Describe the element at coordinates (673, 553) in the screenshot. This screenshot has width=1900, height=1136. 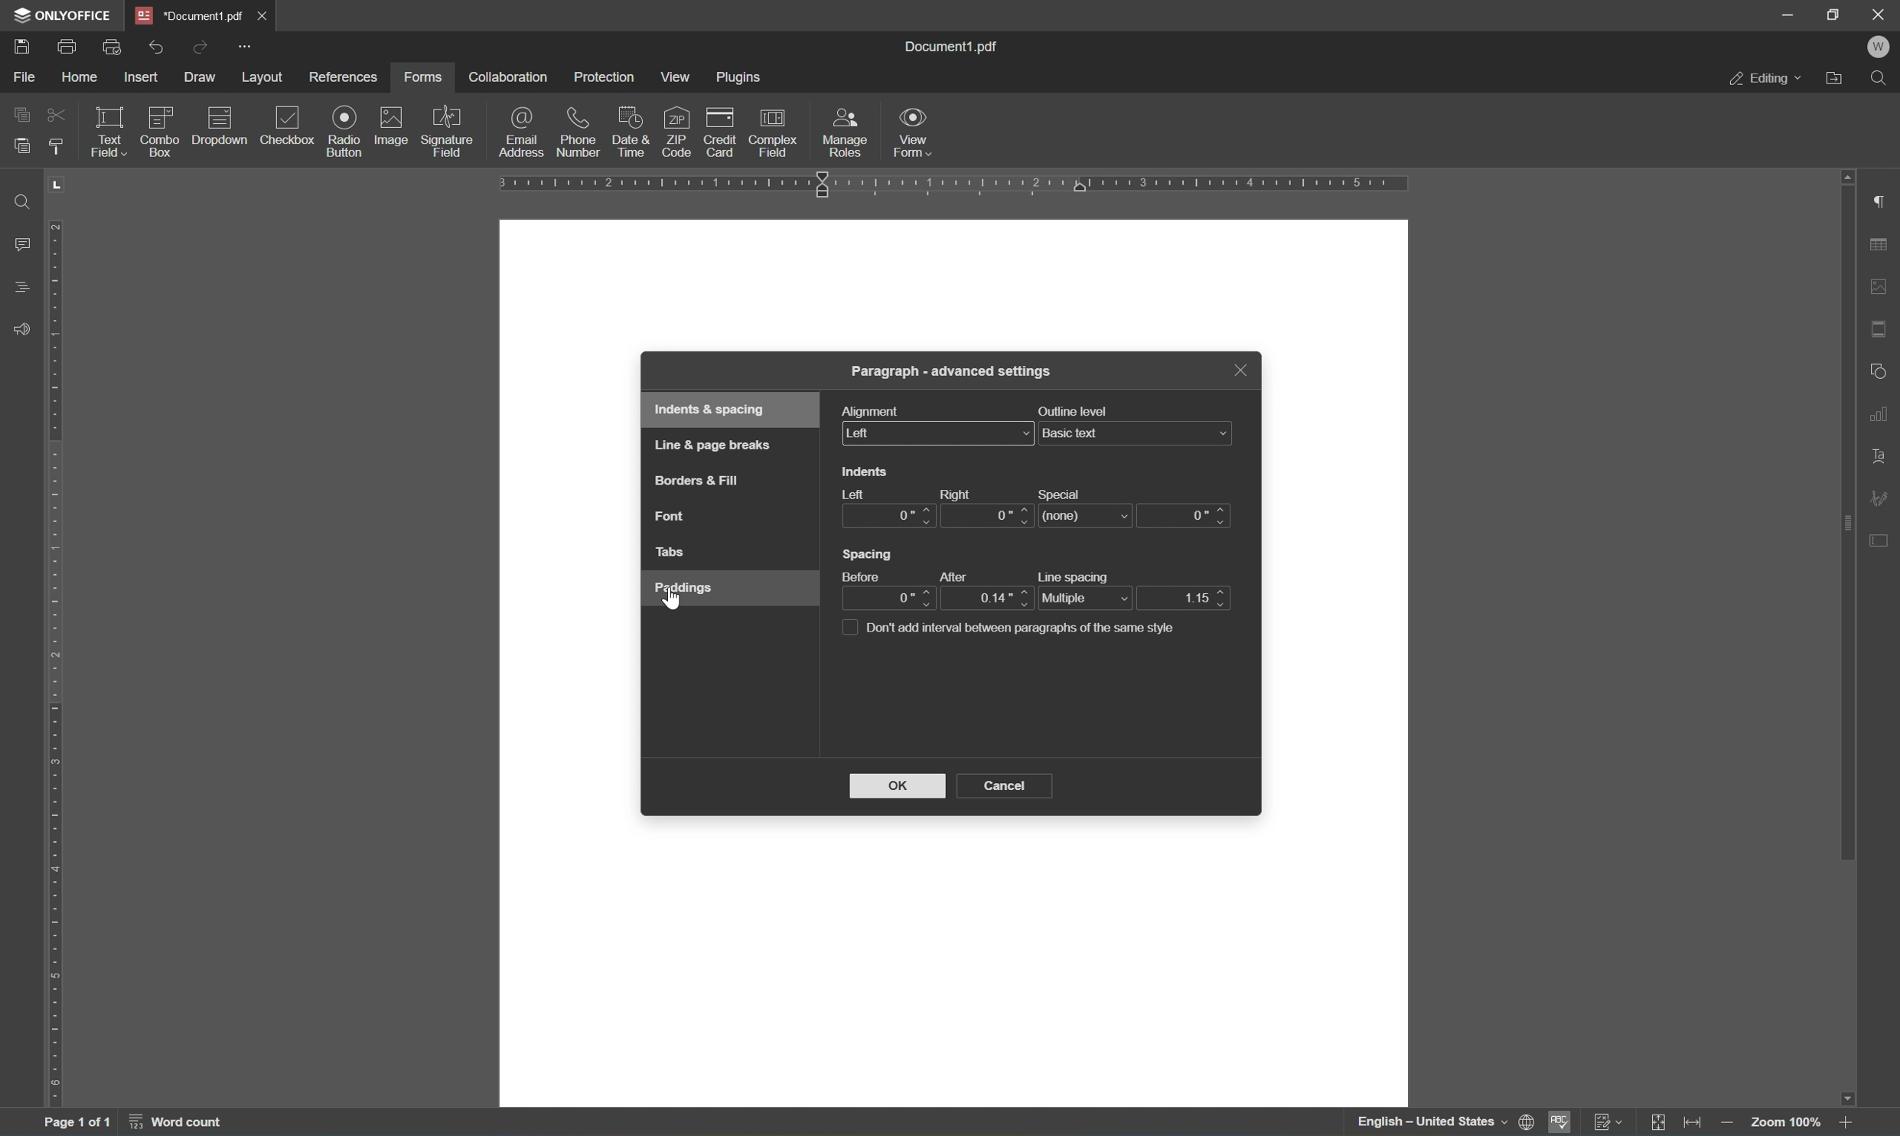
I see `tabs` at that location.